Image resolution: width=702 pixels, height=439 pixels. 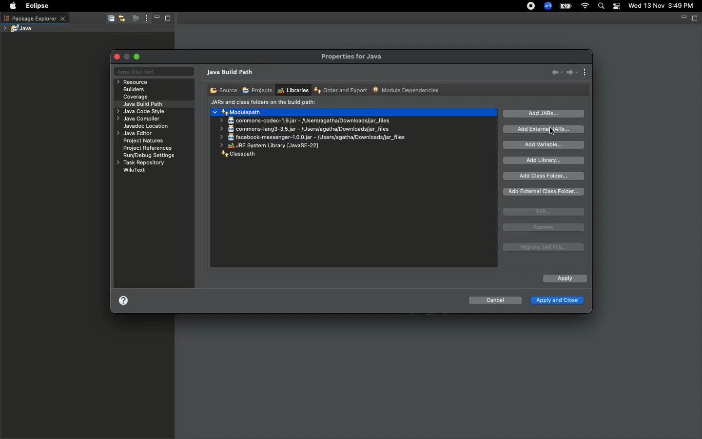 I want to click on Add library, so click(x=545, y=160).